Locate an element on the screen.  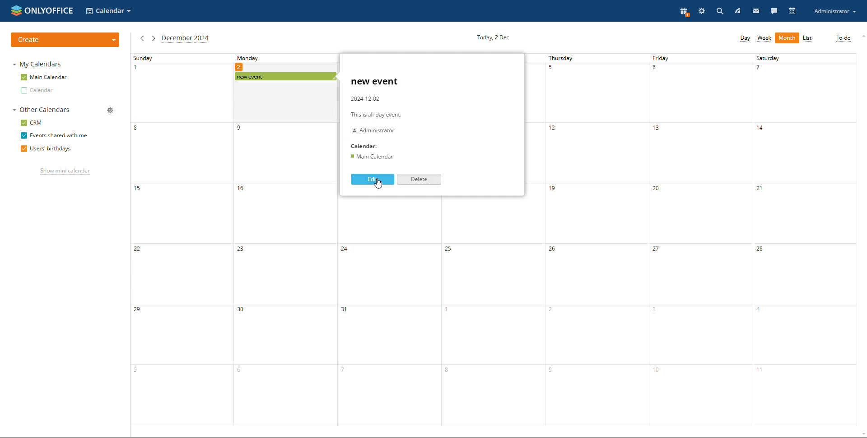
monday is located at coordinates (284, 240).